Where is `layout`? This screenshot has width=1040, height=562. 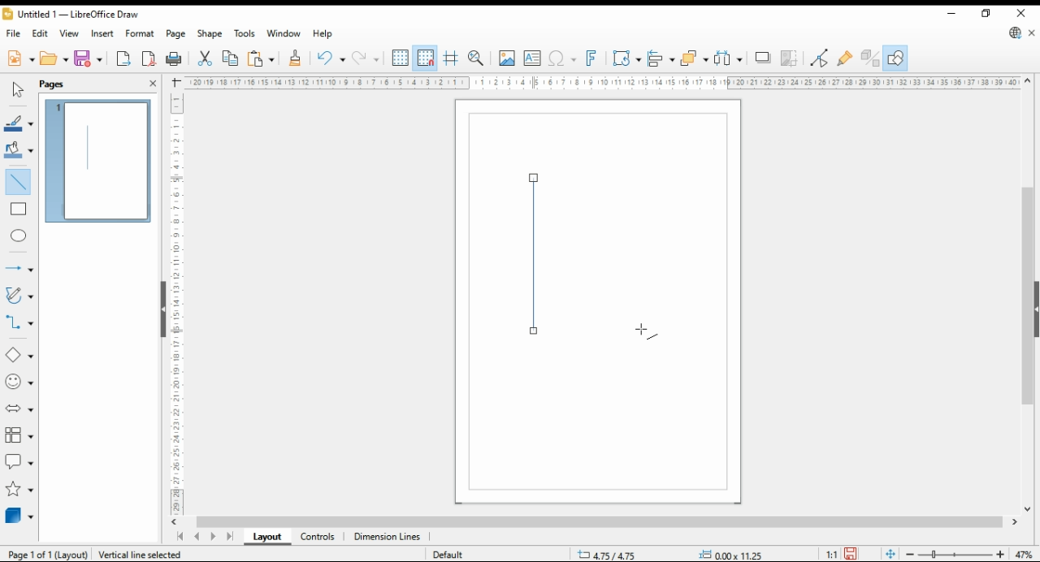 layout is located at coordinates (266, 538).